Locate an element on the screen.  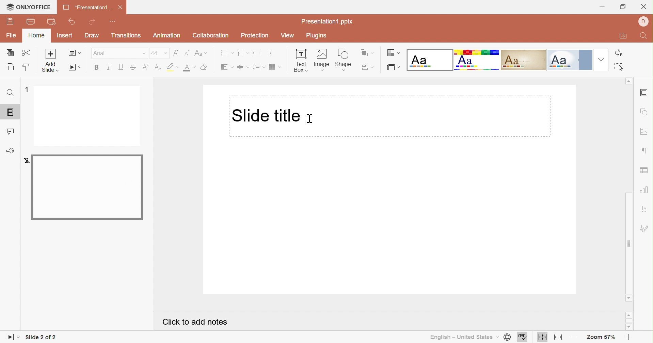
2 is located at coordinates (25, 160).